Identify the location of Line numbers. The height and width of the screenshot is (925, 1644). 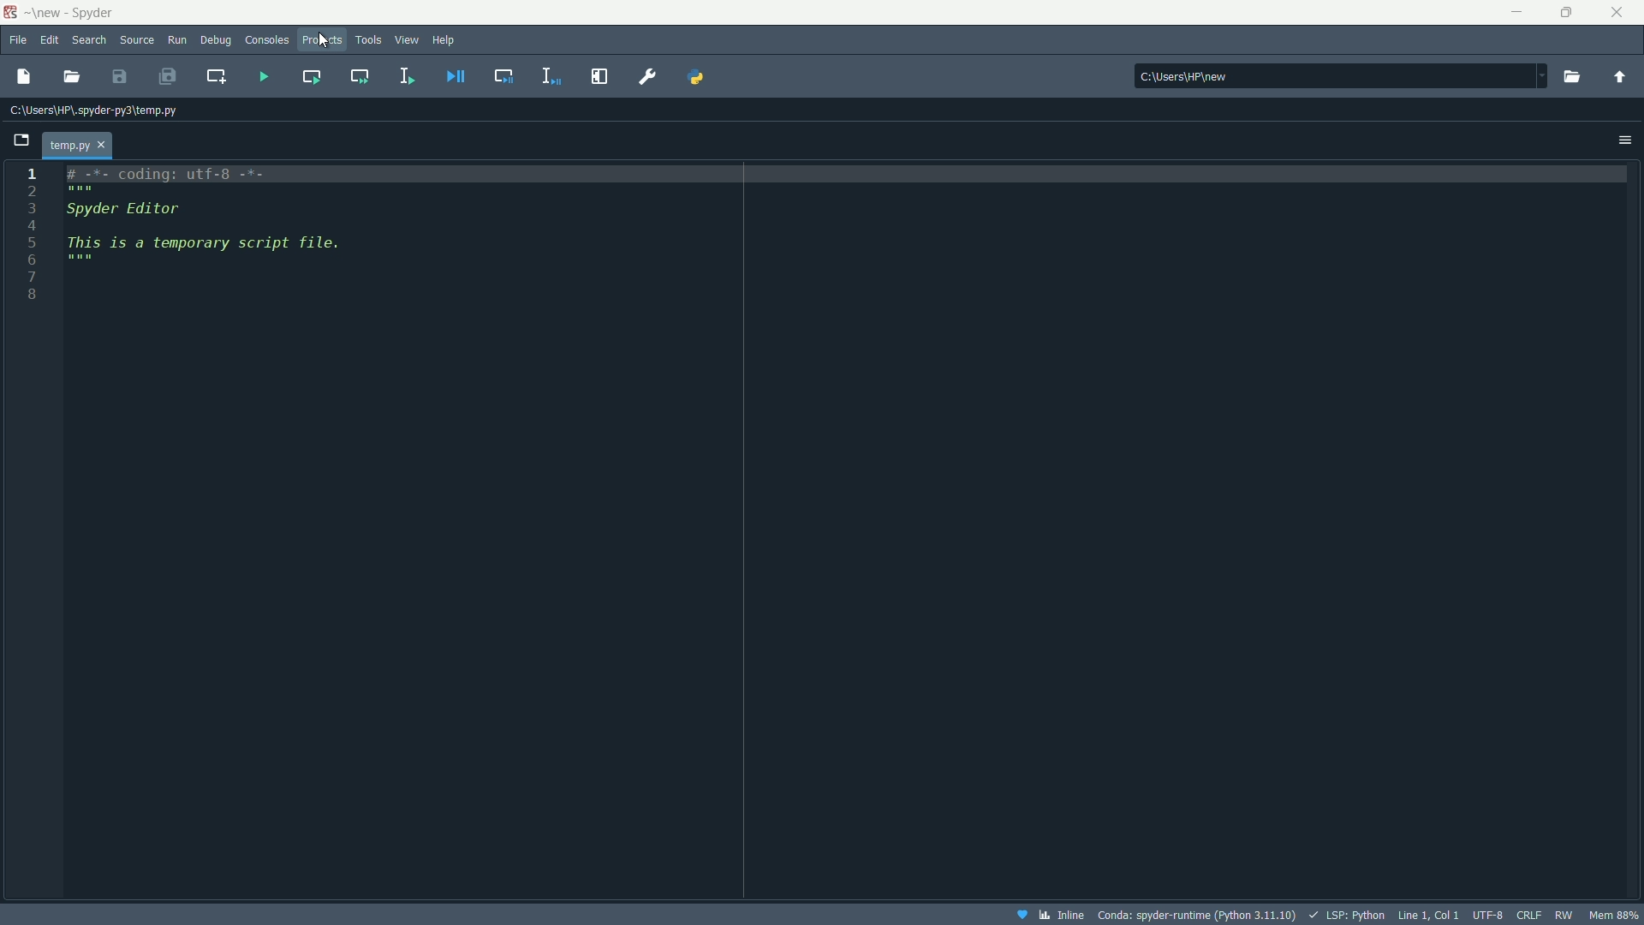
(31, 234).